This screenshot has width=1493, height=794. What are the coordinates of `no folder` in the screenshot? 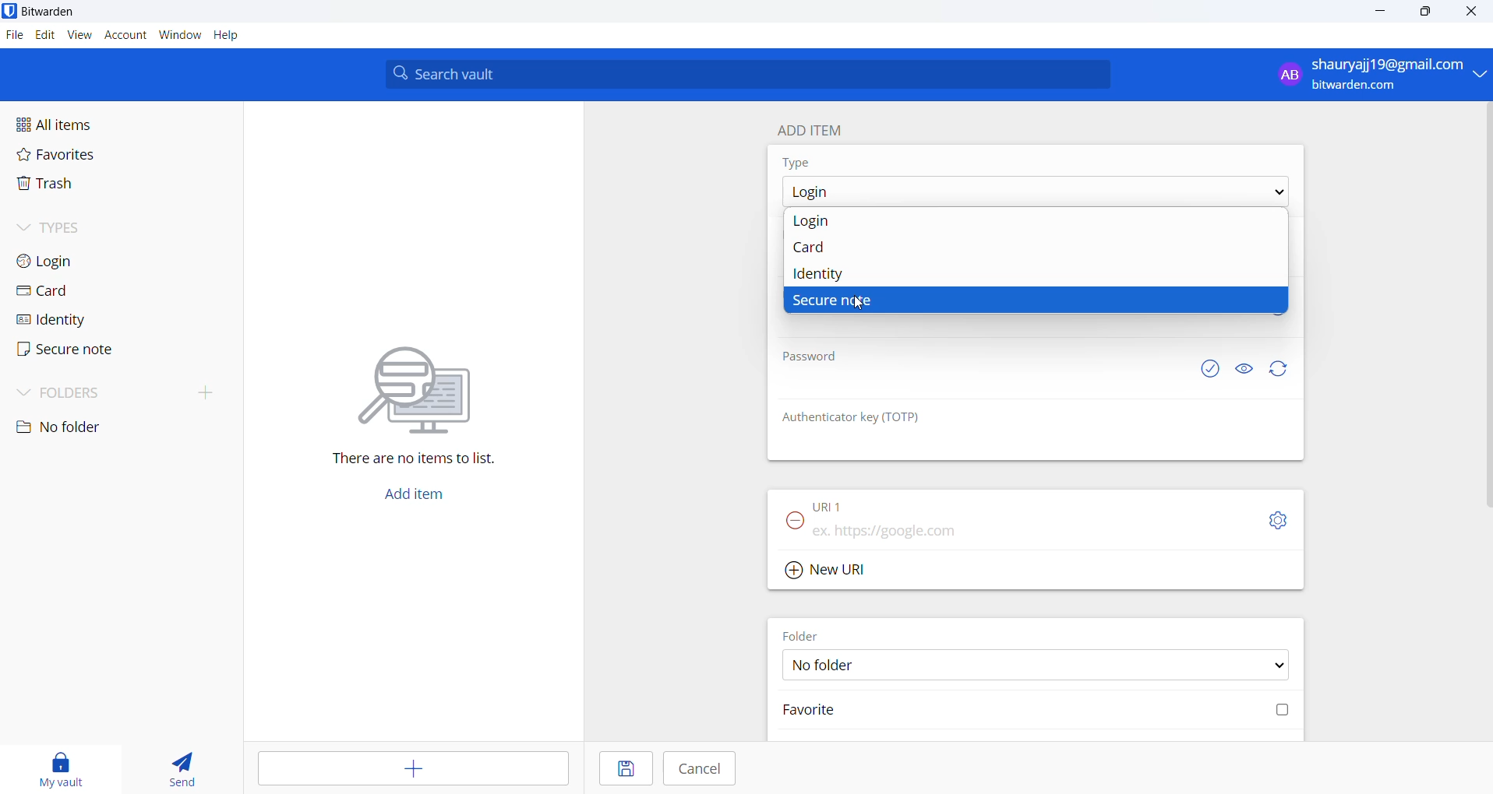 It's located at (92, 428).